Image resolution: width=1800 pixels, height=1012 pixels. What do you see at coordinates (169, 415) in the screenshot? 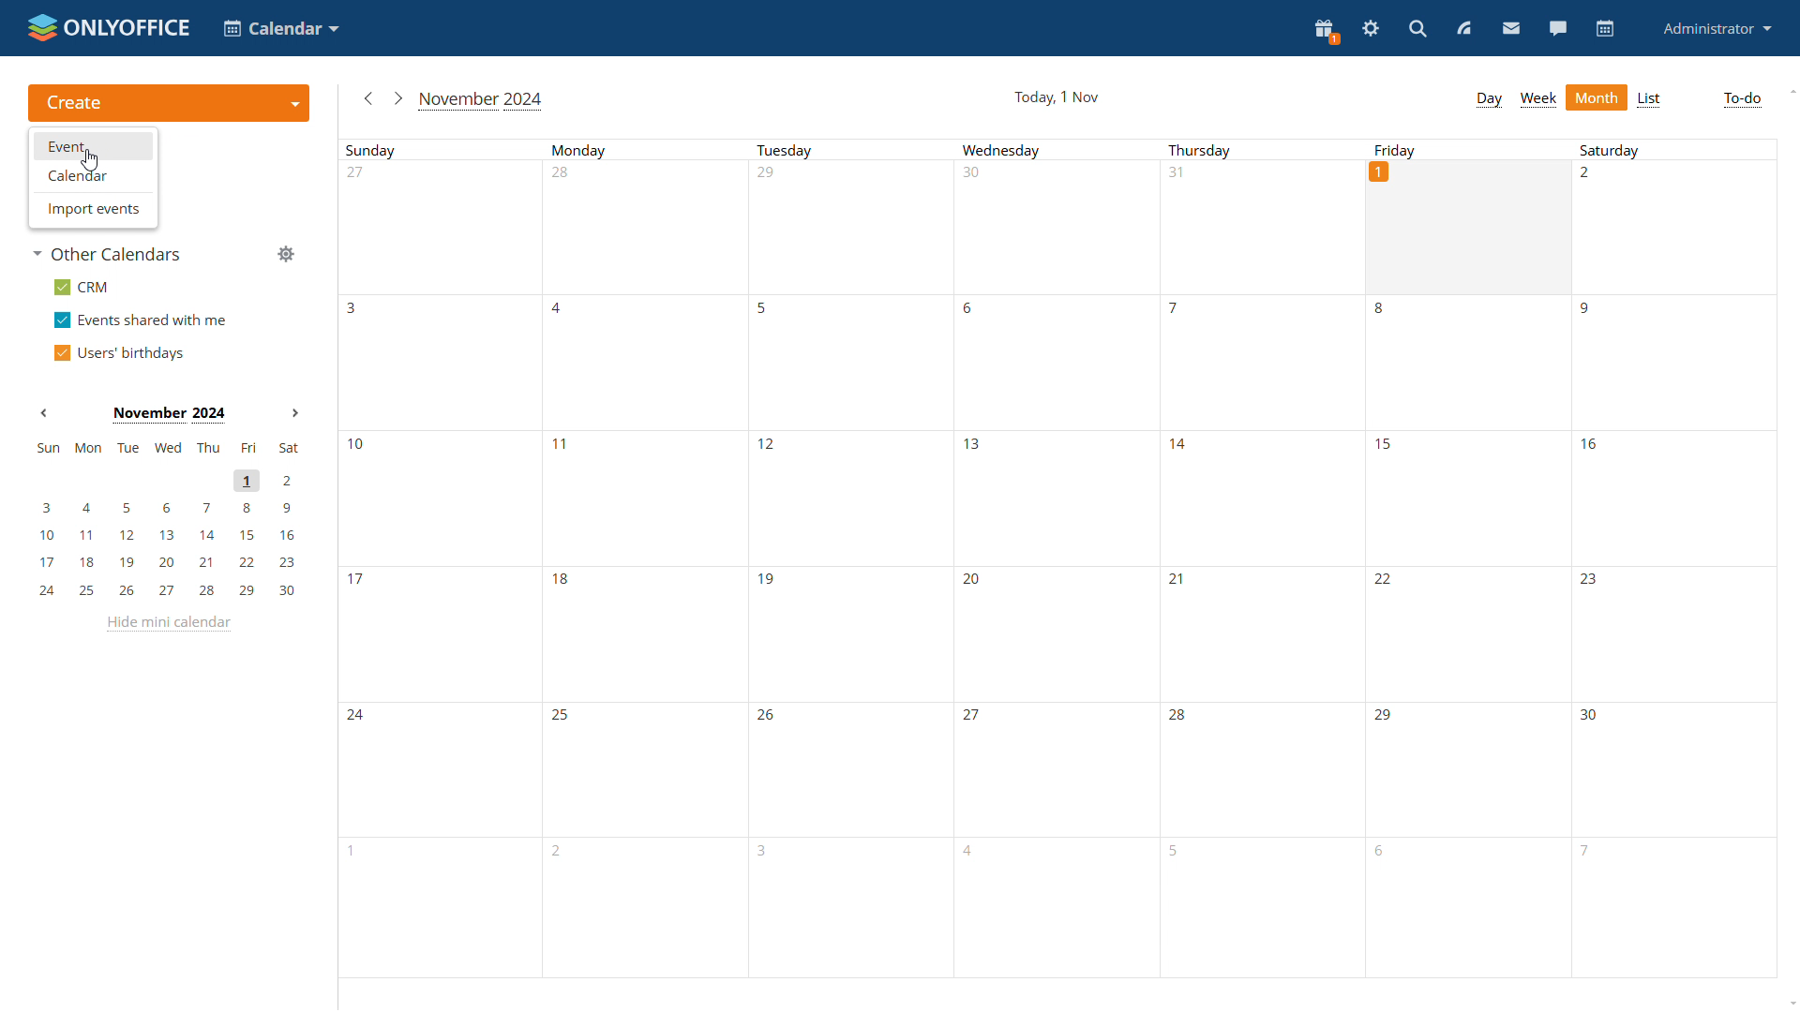
I see `Month on display` at bounding box center [169, 415].